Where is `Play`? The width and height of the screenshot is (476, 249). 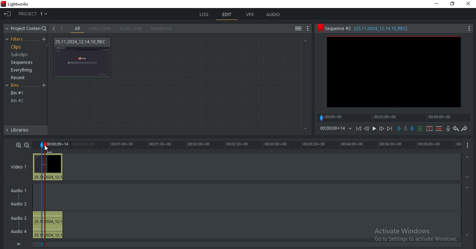
Play is located at coordinates (374, 128).